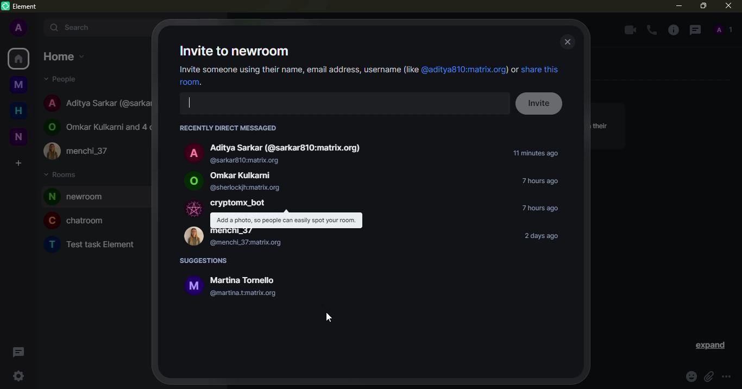 This screenshot has height=389, width=742. I want to click on suggestions, so click(204, 260).